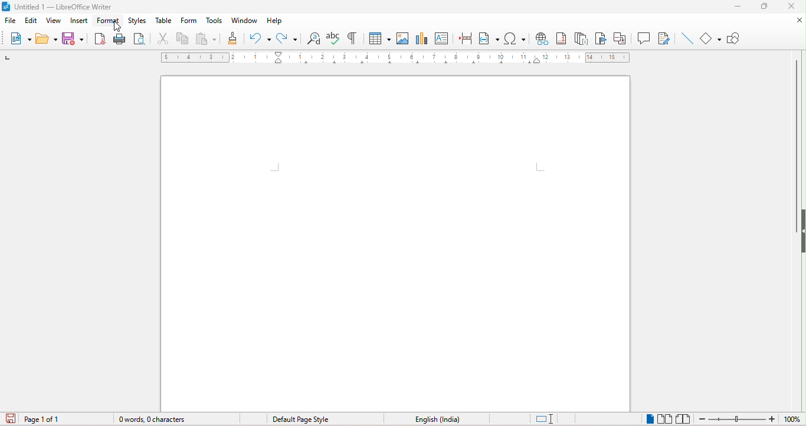  What do you see at coordinates (234, 37) in the screenshot?
I see `clone formatting` at bounding box center [234, 37].